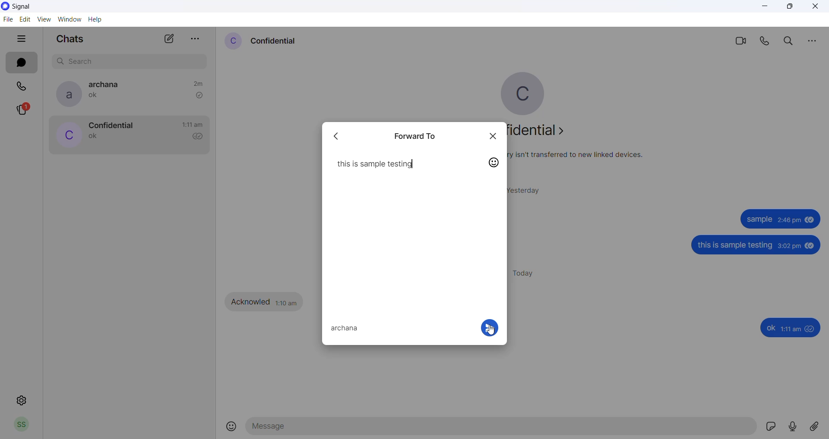 The height and width of the screenshot is (439, 829). I want to click on about contact, so click(543, 132).